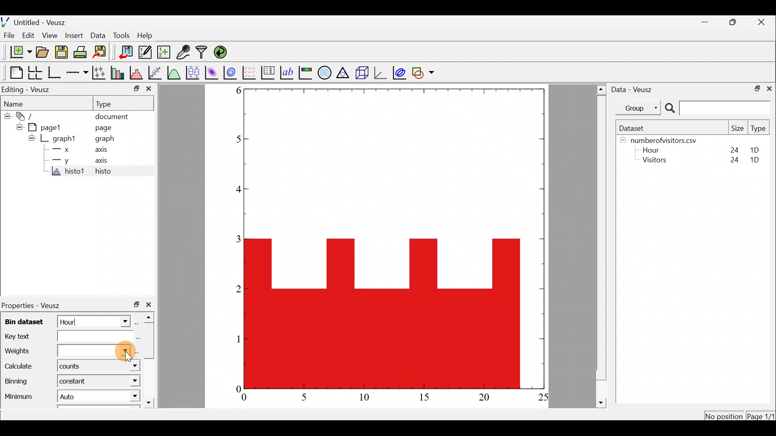 The height and width of the screenshot is (436, 776). I want to click on 5, so click(235, 138).